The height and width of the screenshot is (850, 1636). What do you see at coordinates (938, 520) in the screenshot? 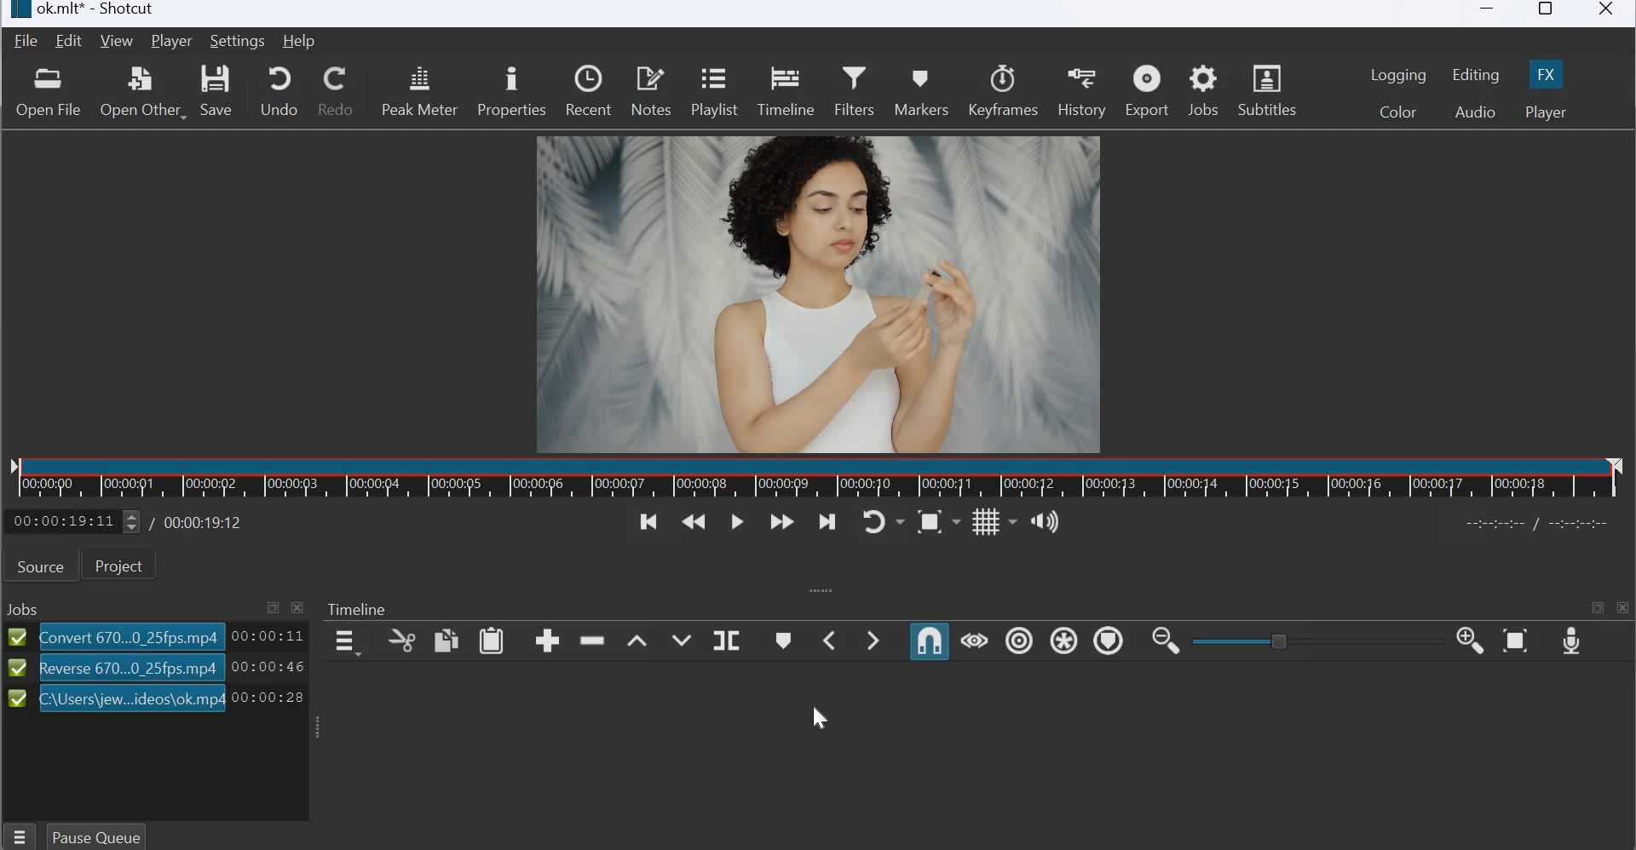
I see `Toggle zoom` at bounding box center [938, 520].